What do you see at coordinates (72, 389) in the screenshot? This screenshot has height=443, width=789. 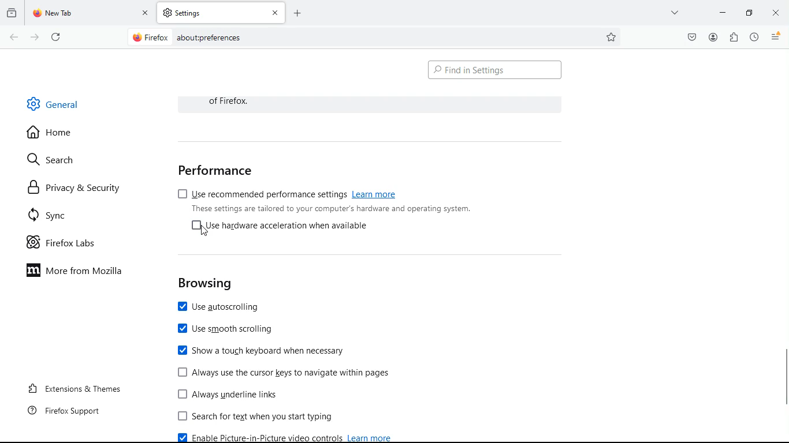 I see `extensions & themes` at bounding box center [72, 389].